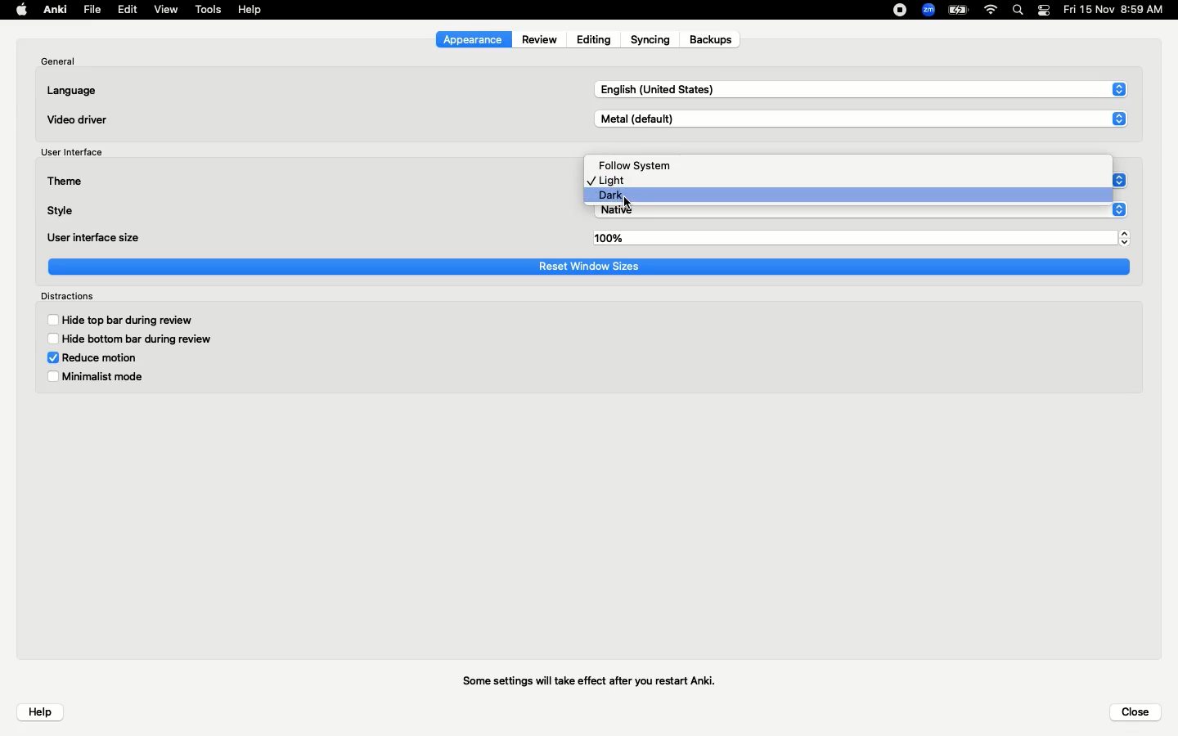 The width and height of the screenshot is (1178, 736). I want to click on Hide top bar during review, so click(120, 320).